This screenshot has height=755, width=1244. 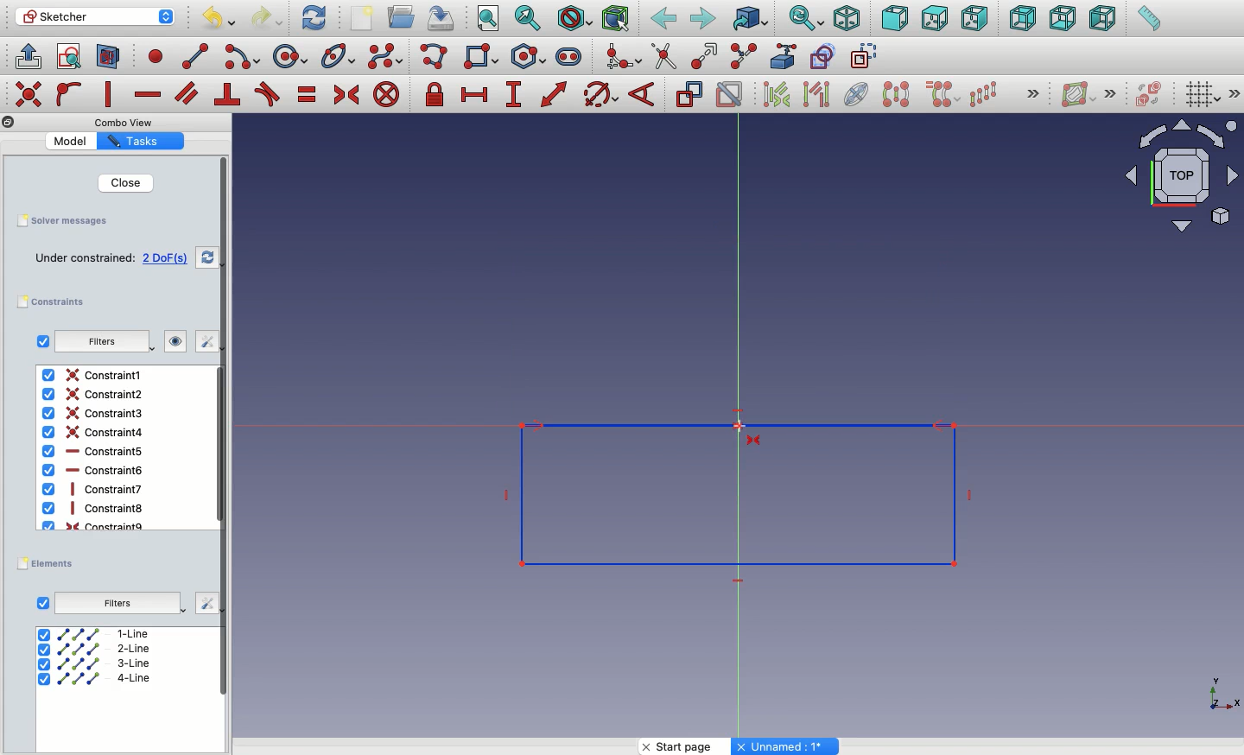 What do you see at coordinates (1080, 94) in the screenshot?
I see `Show hide B spline information layer` at bounding box center [1080, 94].